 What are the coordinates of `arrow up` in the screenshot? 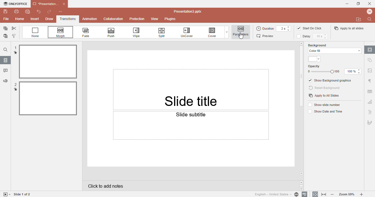 It's located at (301, 43).